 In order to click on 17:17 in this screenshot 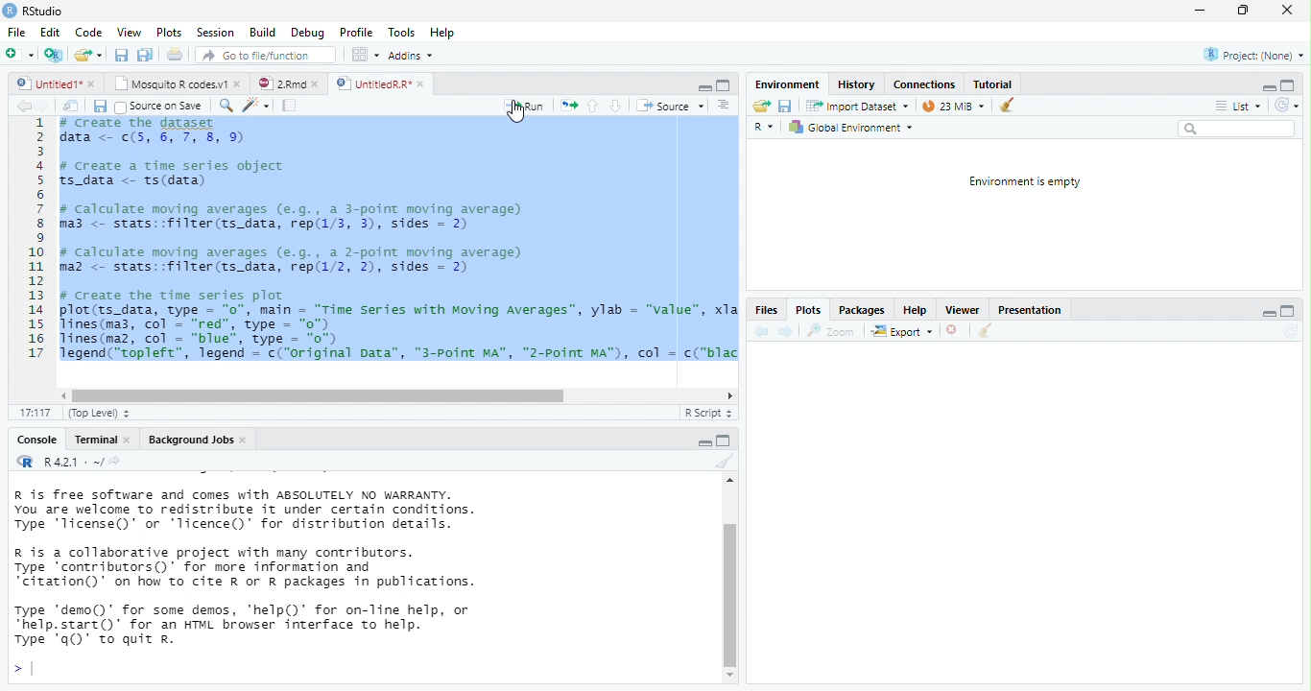, I will do `click(36, 414)`.